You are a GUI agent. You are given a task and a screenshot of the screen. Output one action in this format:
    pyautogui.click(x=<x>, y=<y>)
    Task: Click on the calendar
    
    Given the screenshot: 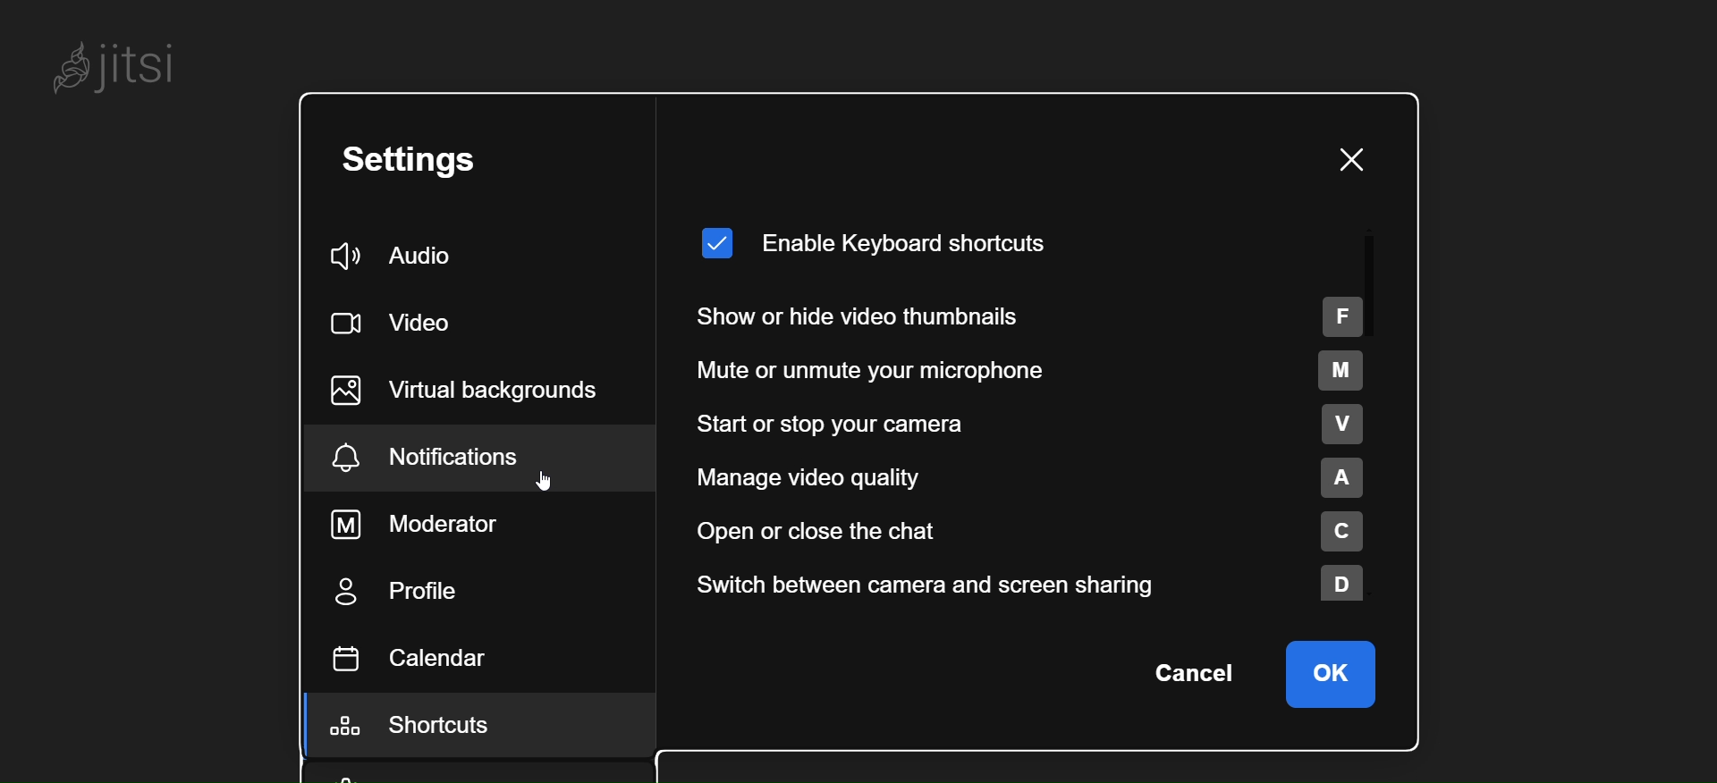 What is the action you would take?
    pyautogui.click(x=415, y=653)
    